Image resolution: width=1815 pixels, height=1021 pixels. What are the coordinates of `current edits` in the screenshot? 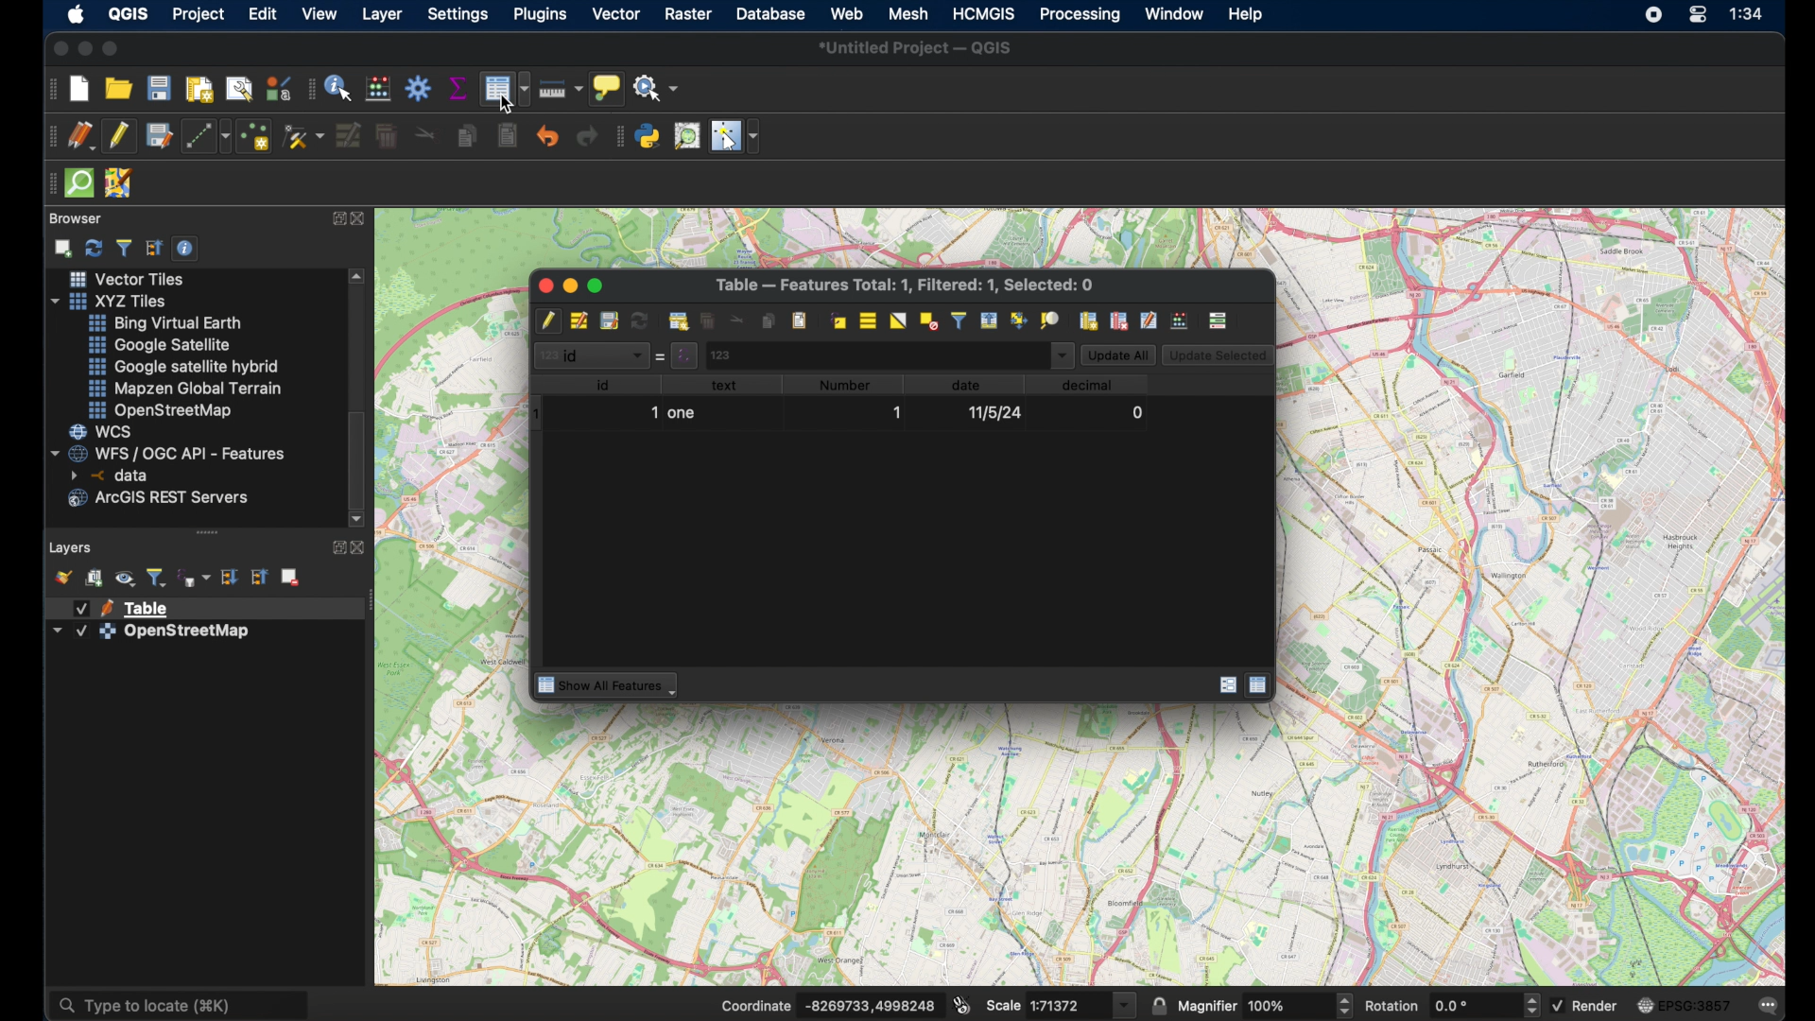 It's located at (78, 136).